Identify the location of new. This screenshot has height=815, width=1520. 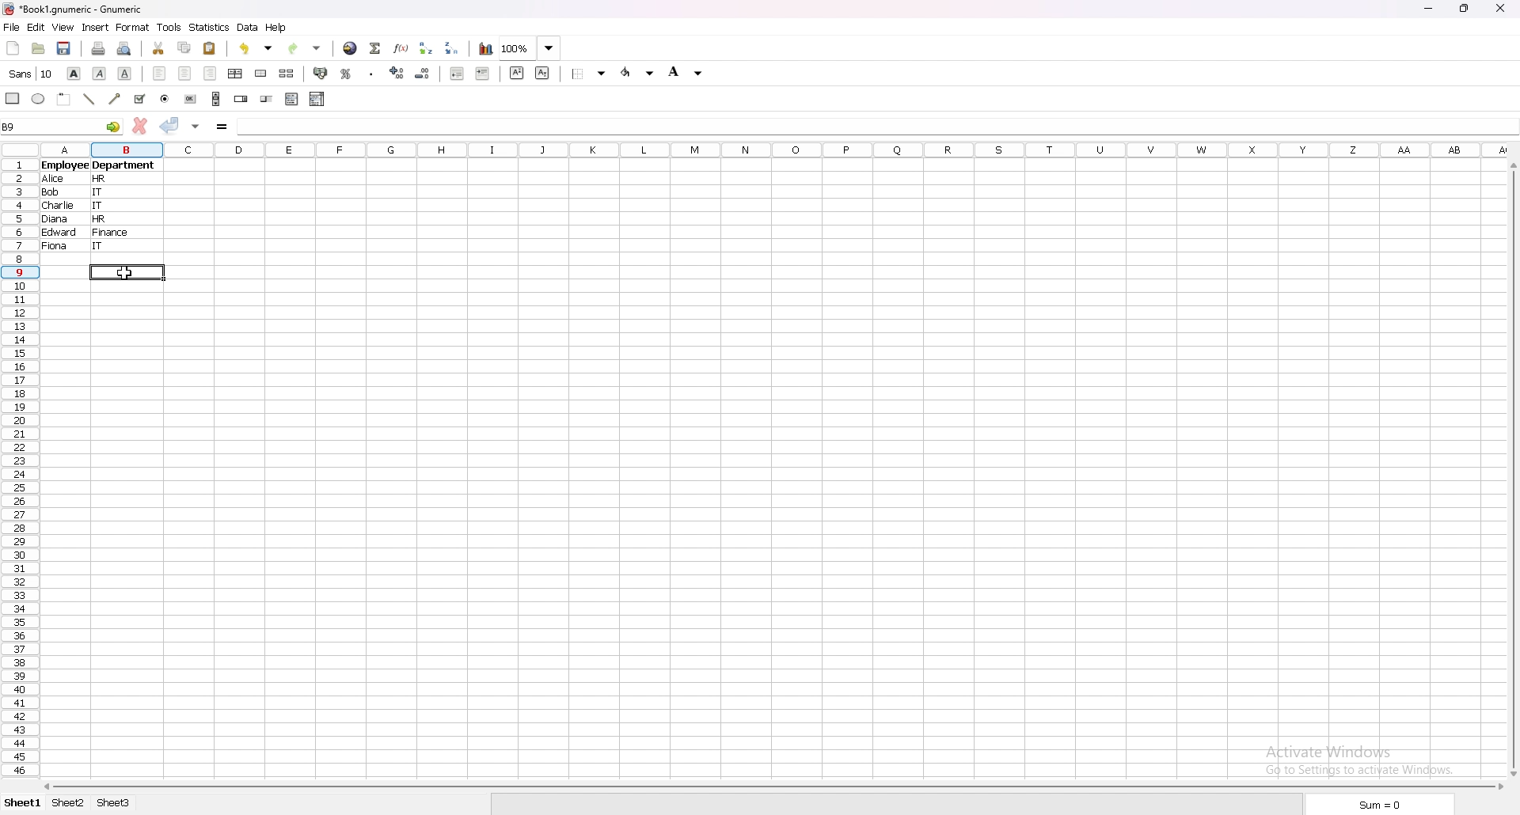
(12, 48).